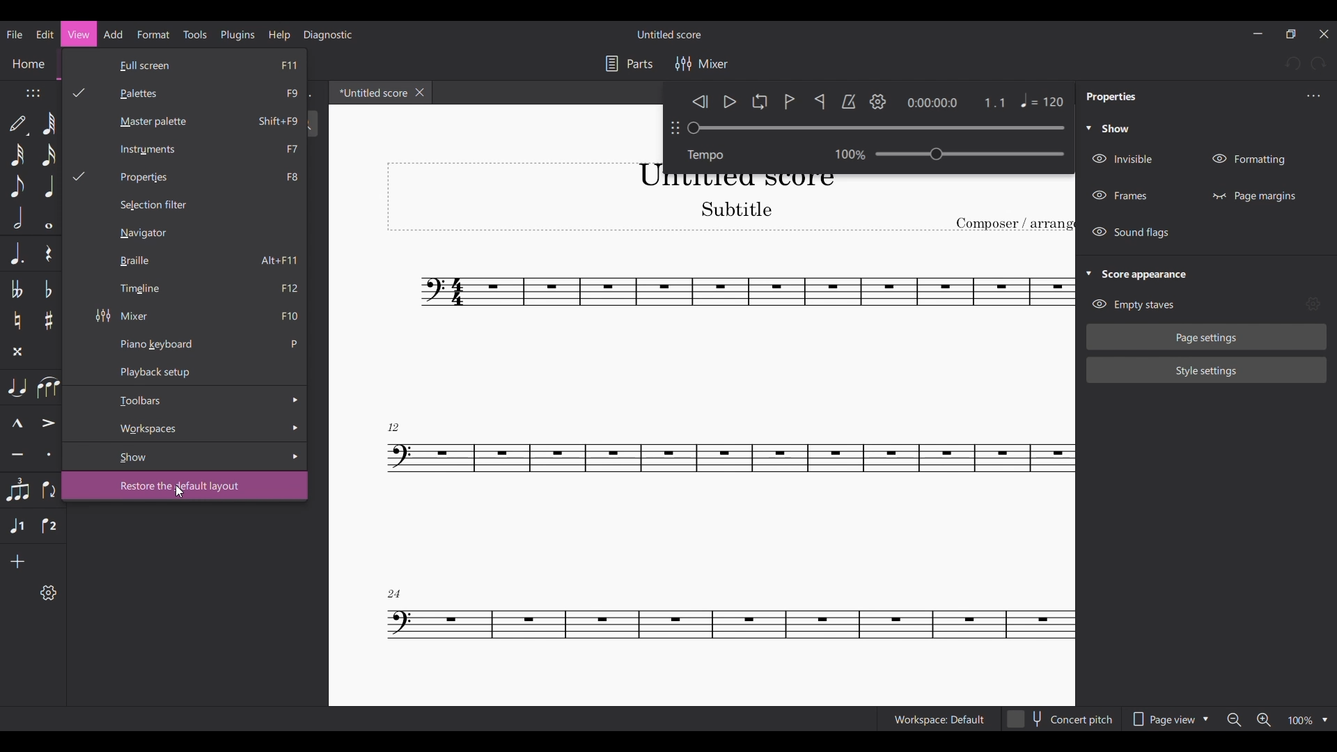  Describe the element at coordinates (1313, 303) in the screenshot. I see `Score appearance settings` at that location.